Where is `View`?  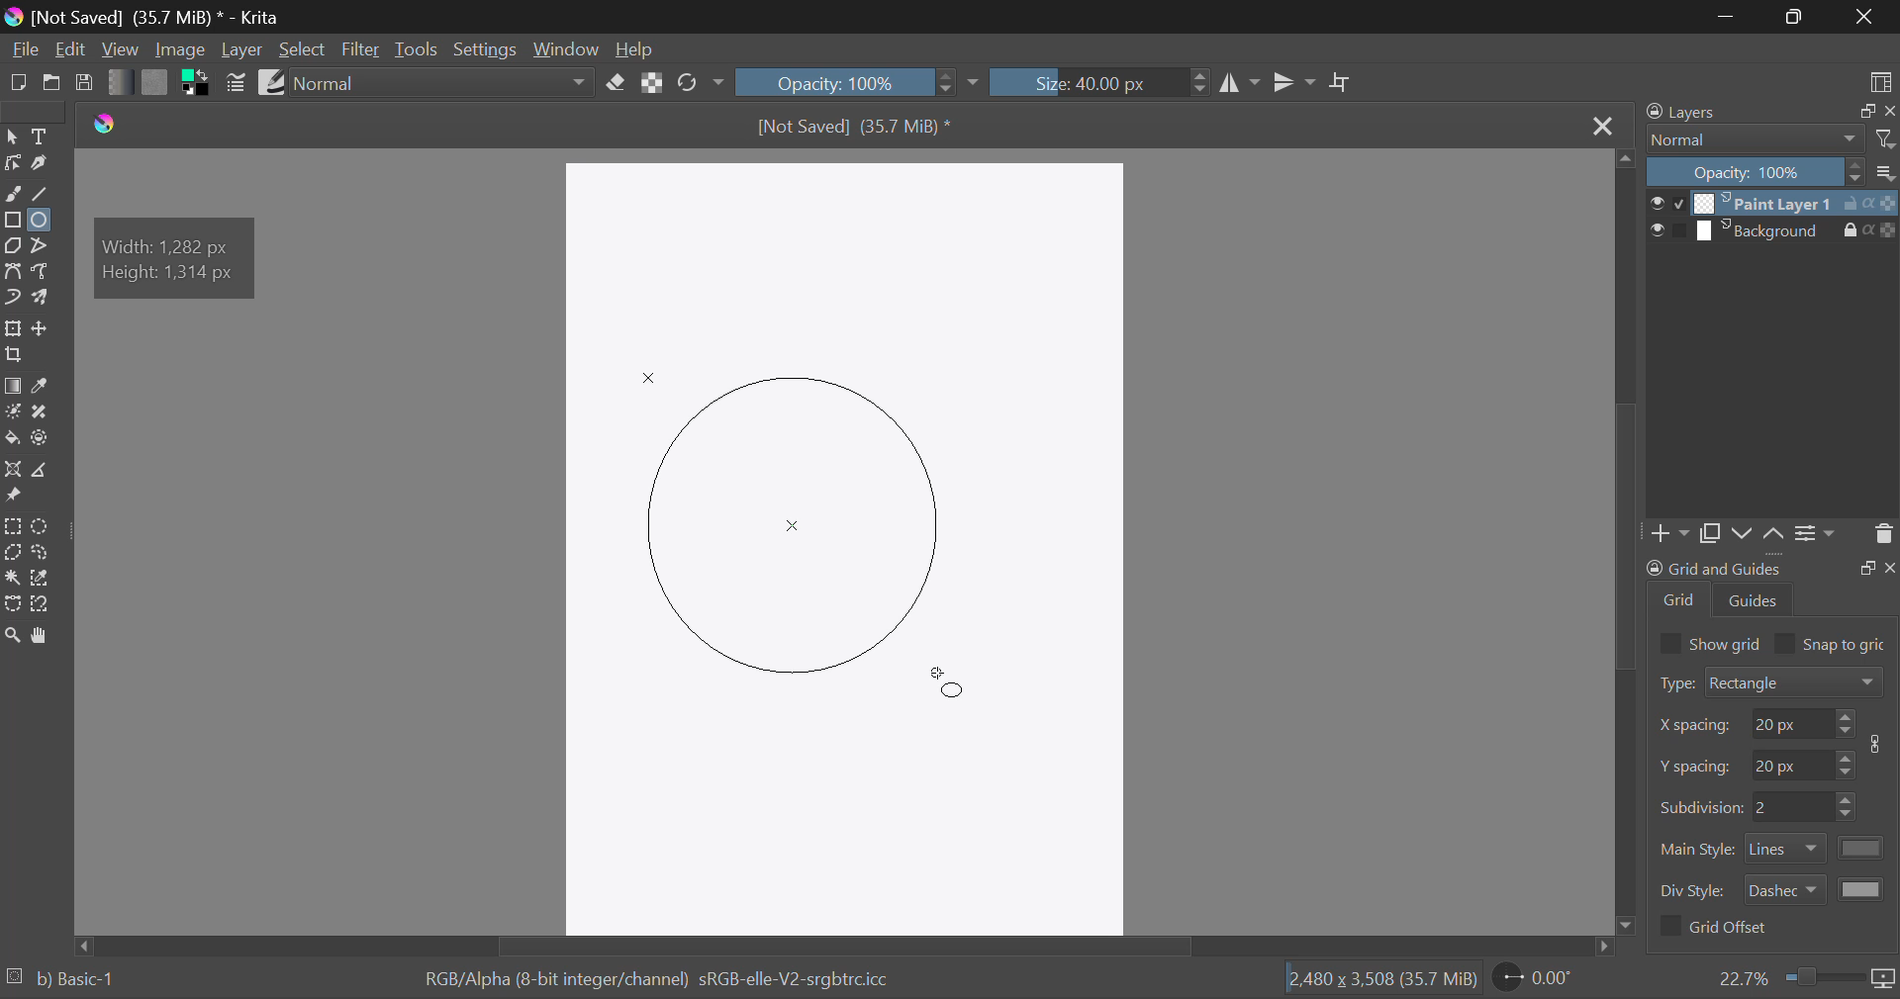 View is located at coordinates (121, 51).